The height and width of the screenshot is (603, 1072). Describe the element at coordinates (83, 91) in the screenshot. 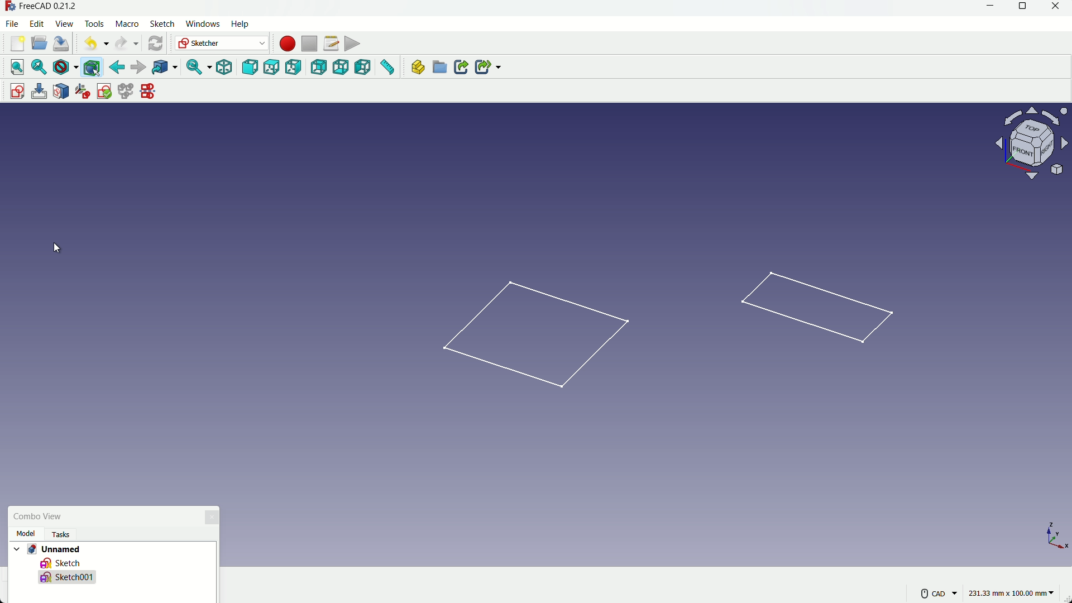

I see `reorient sketches` at that location.